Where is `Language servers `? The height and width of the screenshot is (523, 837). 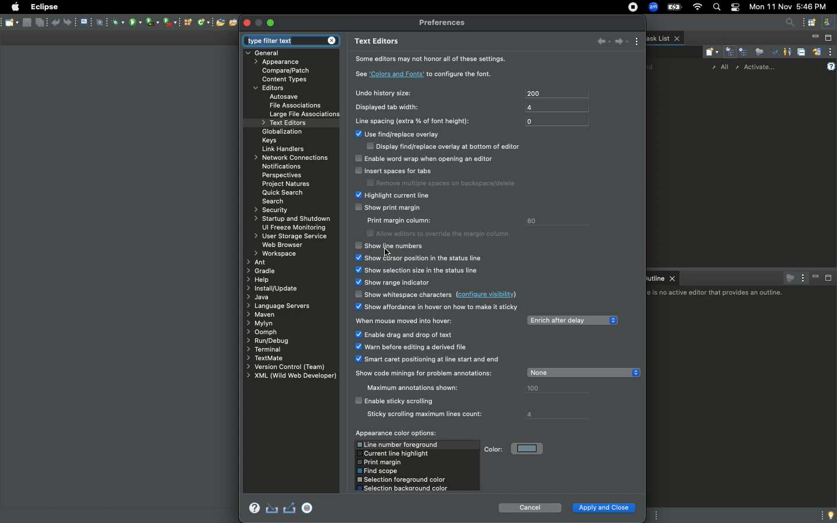 Language servers  is located at coordinates (280, 306).